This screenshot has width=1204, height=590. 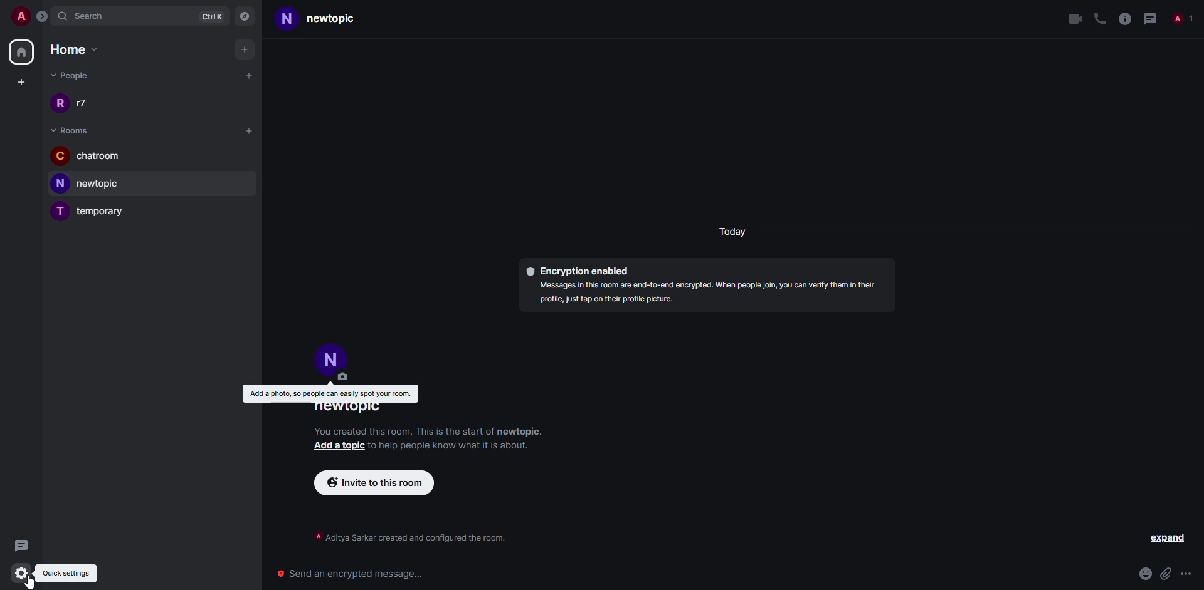 I want to click on room, so click(x=93, y=184).